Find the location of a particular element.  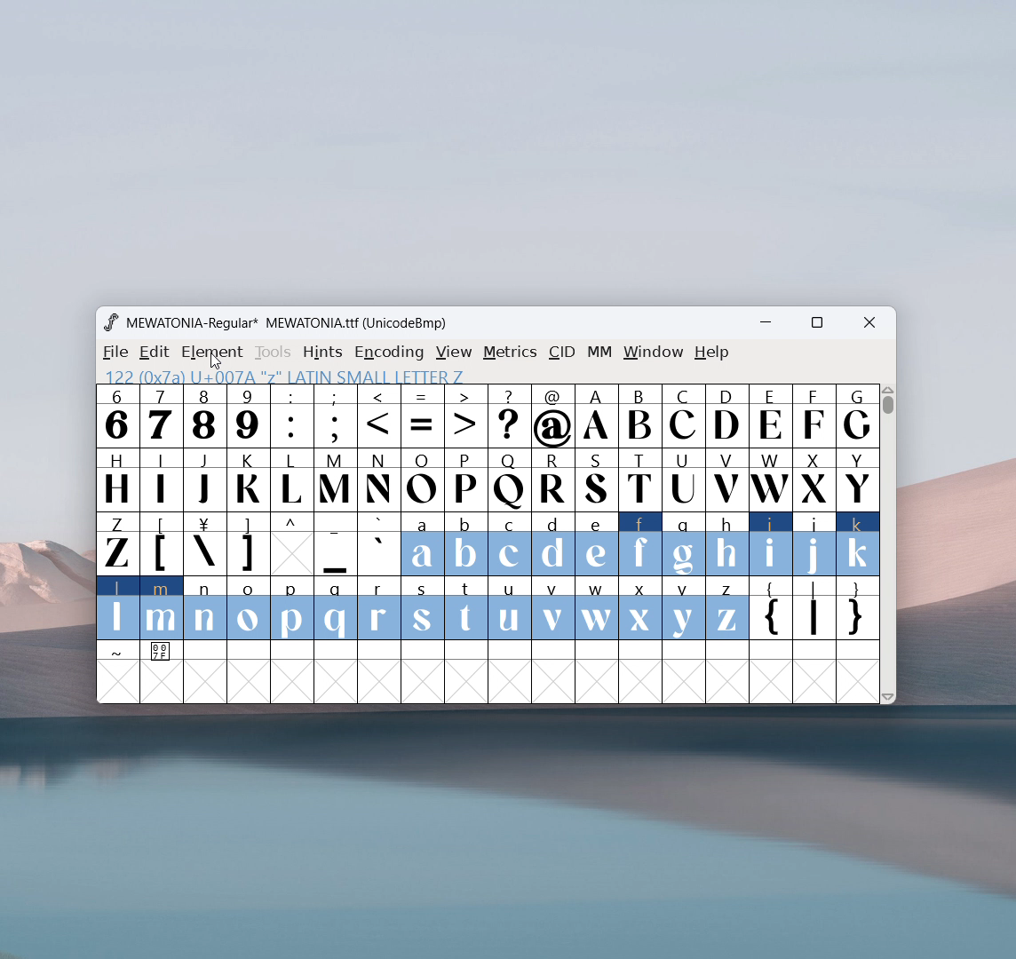

f is located at coordinates (641, 543).